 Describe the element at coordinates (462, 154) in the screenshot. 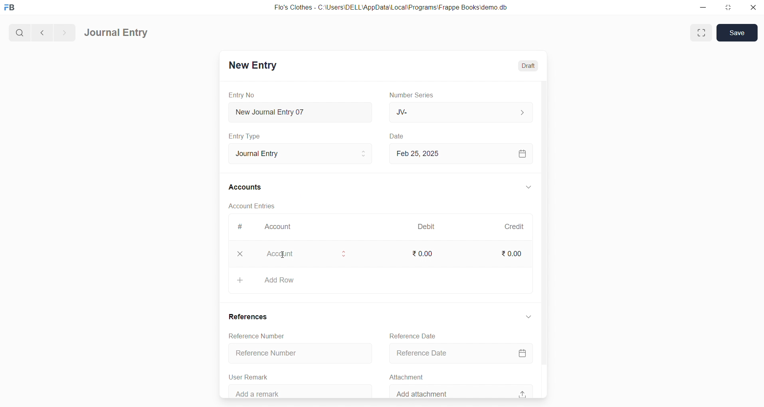

I see `Feb 25, 2025` at that location.